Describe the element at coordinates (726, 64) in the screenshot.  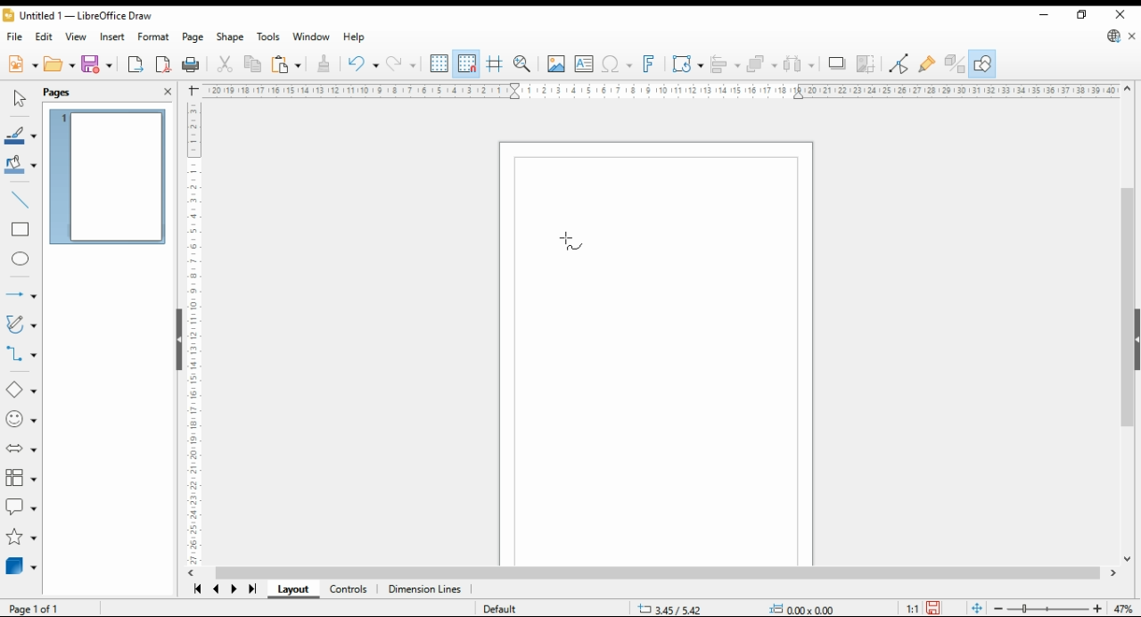
I see `align objects` at that location.